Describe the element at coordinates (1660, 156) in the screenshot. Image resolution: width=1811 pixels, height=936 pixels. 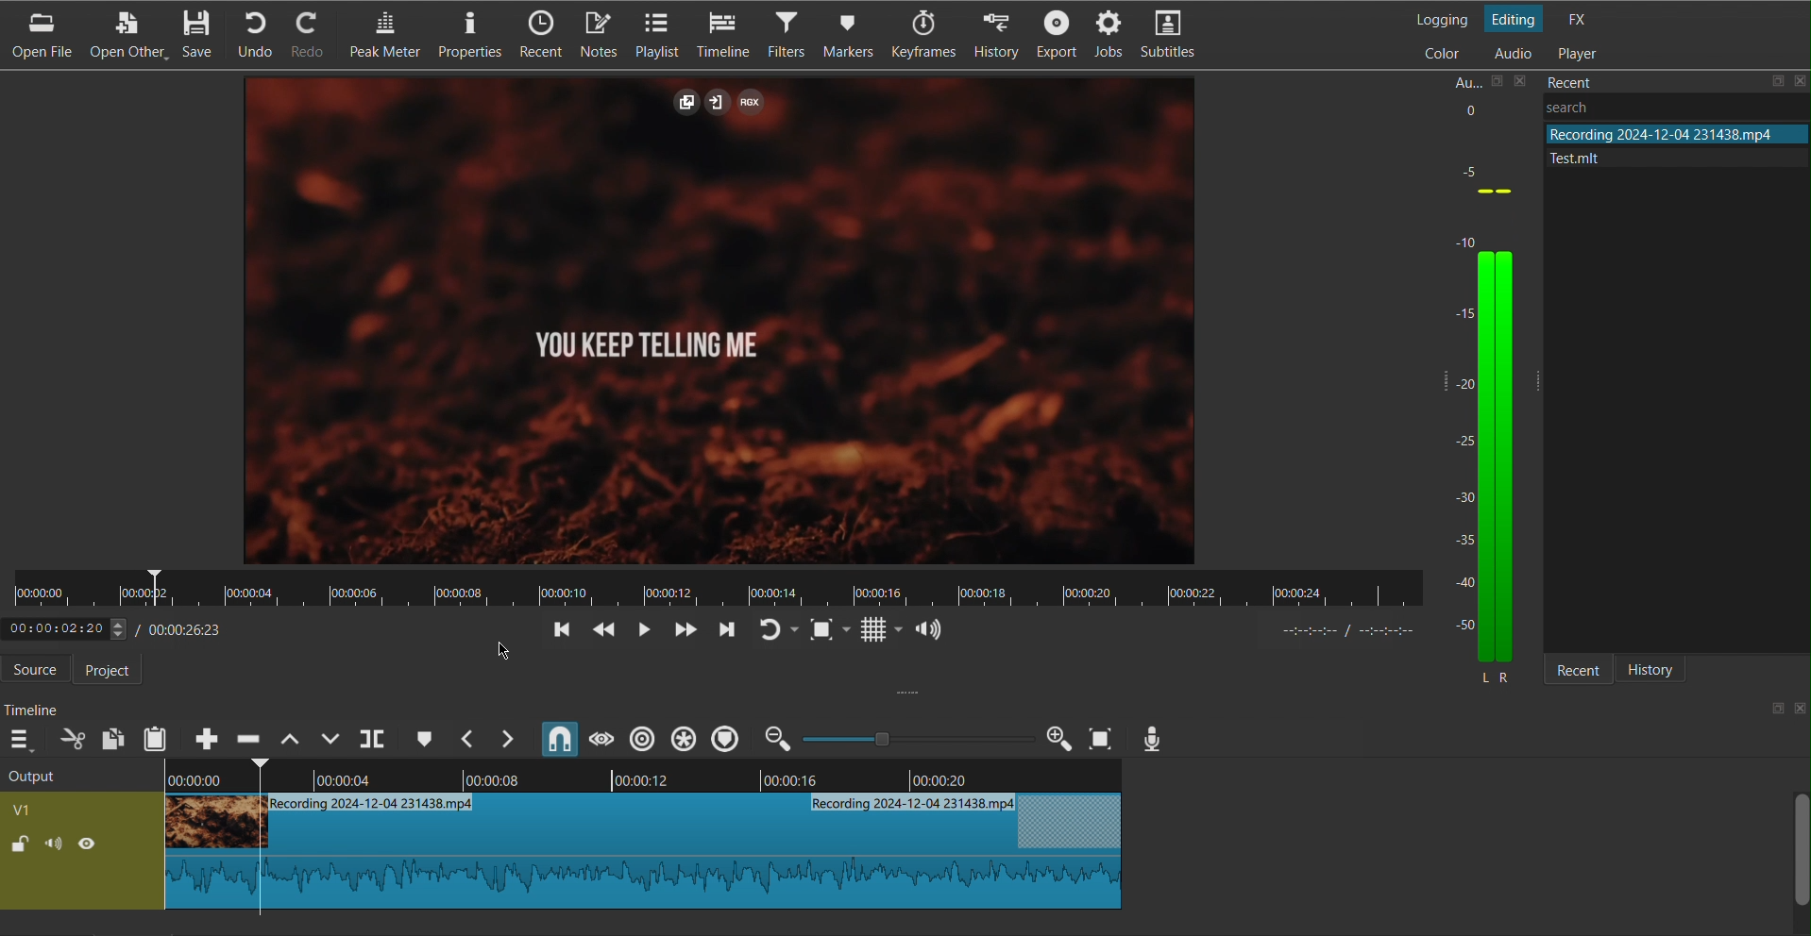
I see `file` at that location.